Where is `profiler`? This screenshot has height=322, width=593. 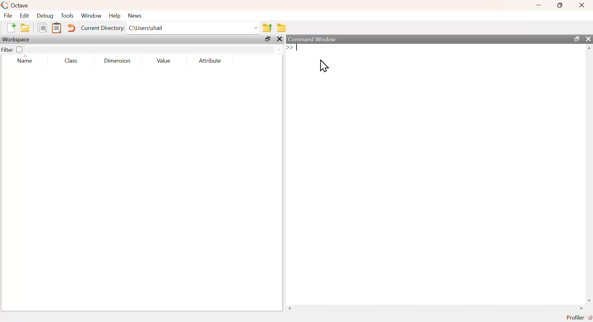
profiler is located at coordinates (575, 317).